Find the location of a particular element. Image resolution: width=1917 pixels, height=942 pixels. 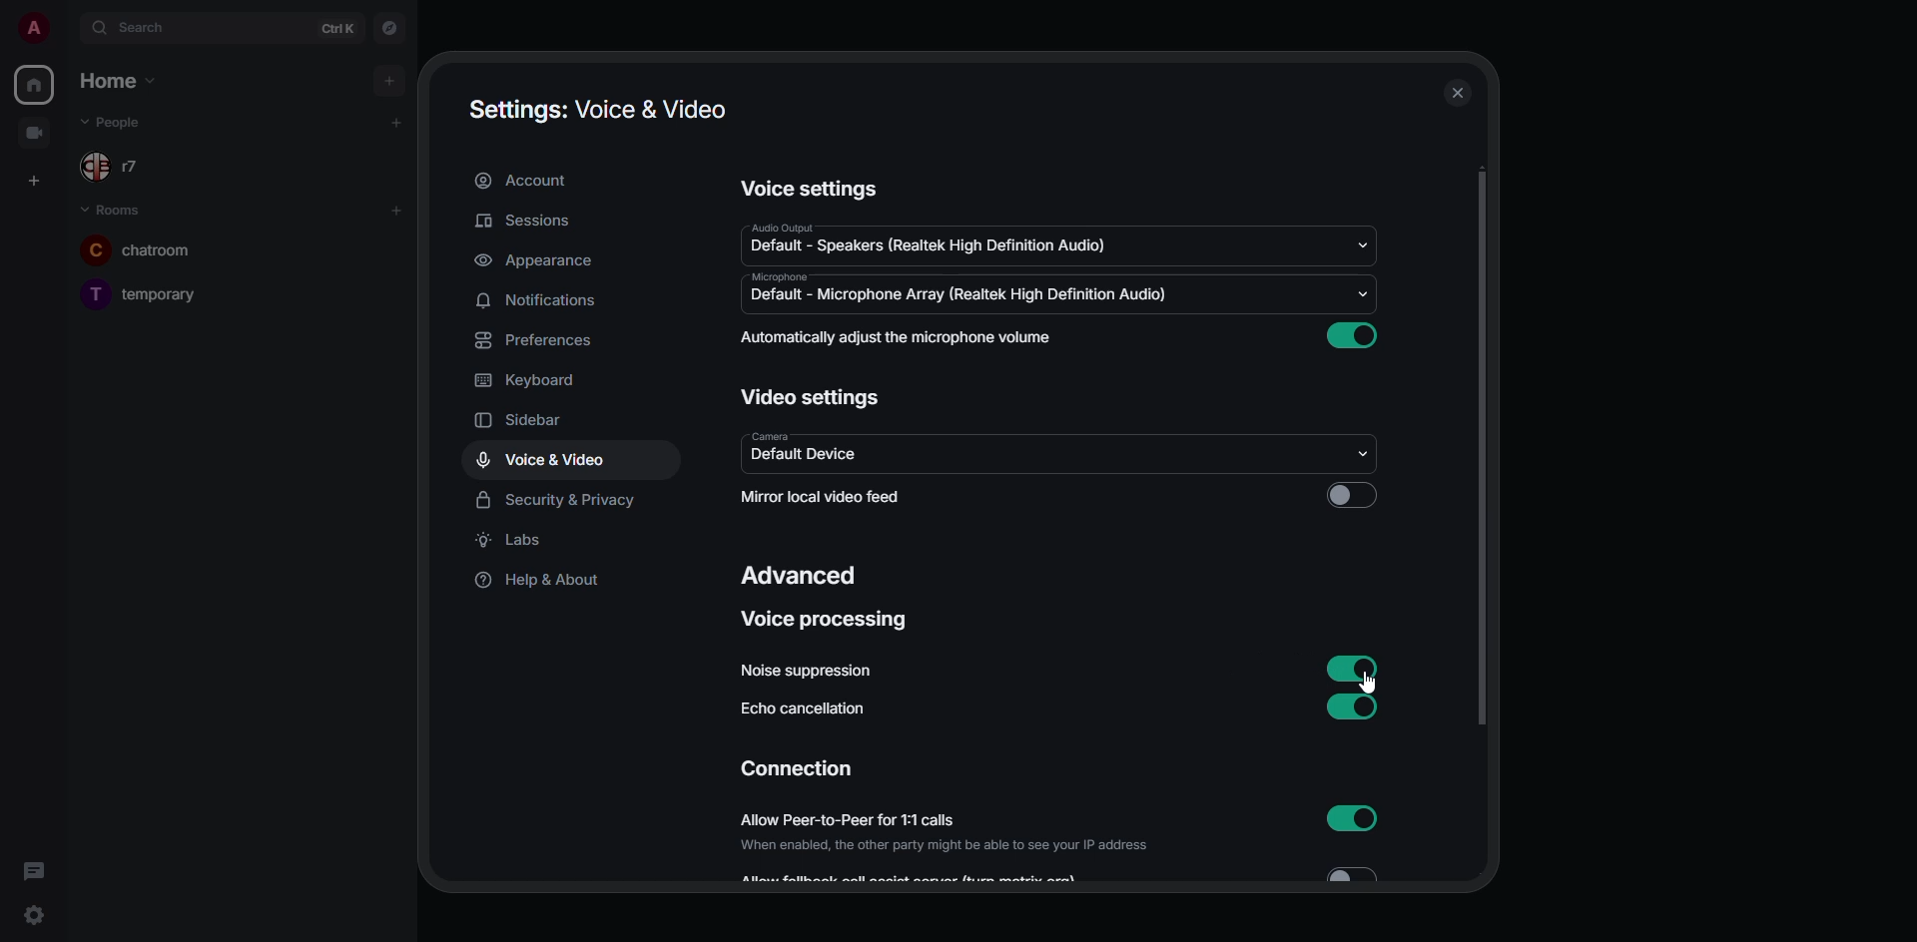

echo cancellation is located at coordinates (811, 711).